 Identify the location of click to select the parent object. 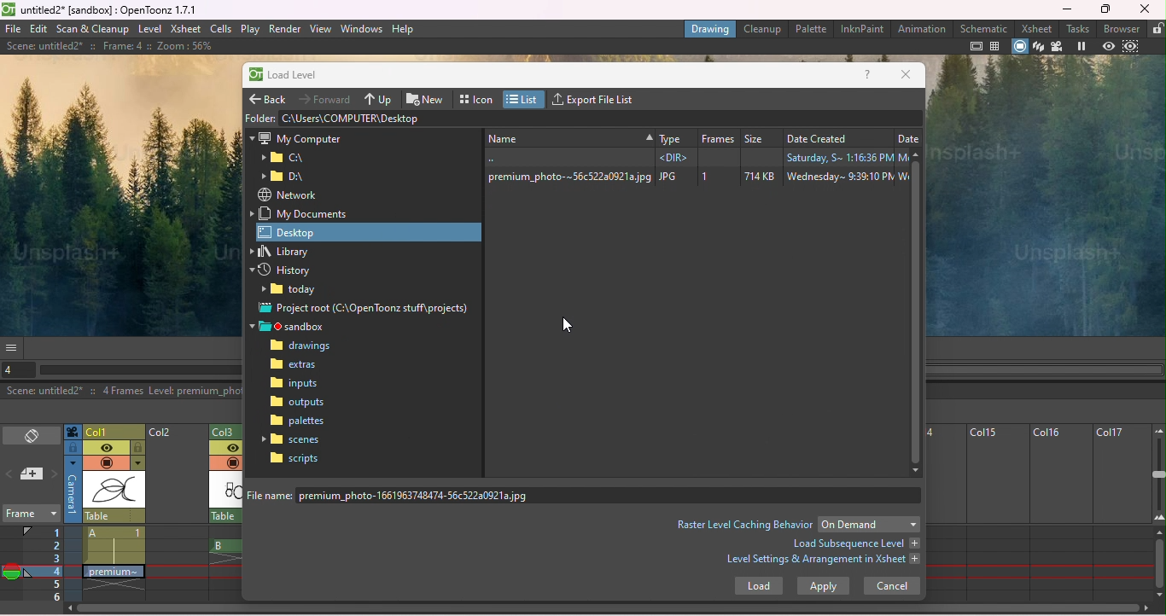
(114, 516).